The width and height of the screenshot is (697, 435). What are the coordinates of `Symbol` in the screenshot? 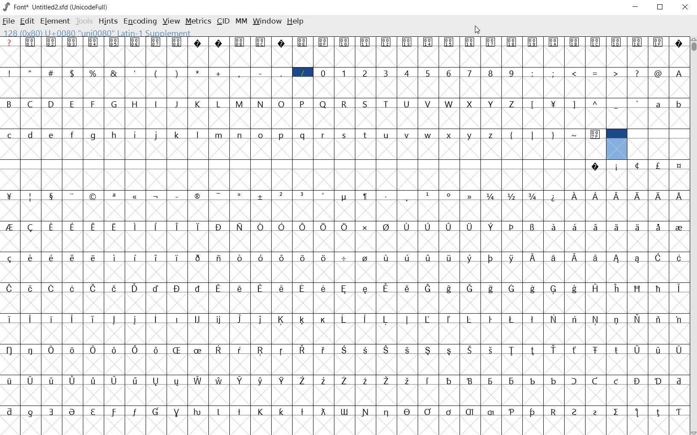 It's located at (73, 411).